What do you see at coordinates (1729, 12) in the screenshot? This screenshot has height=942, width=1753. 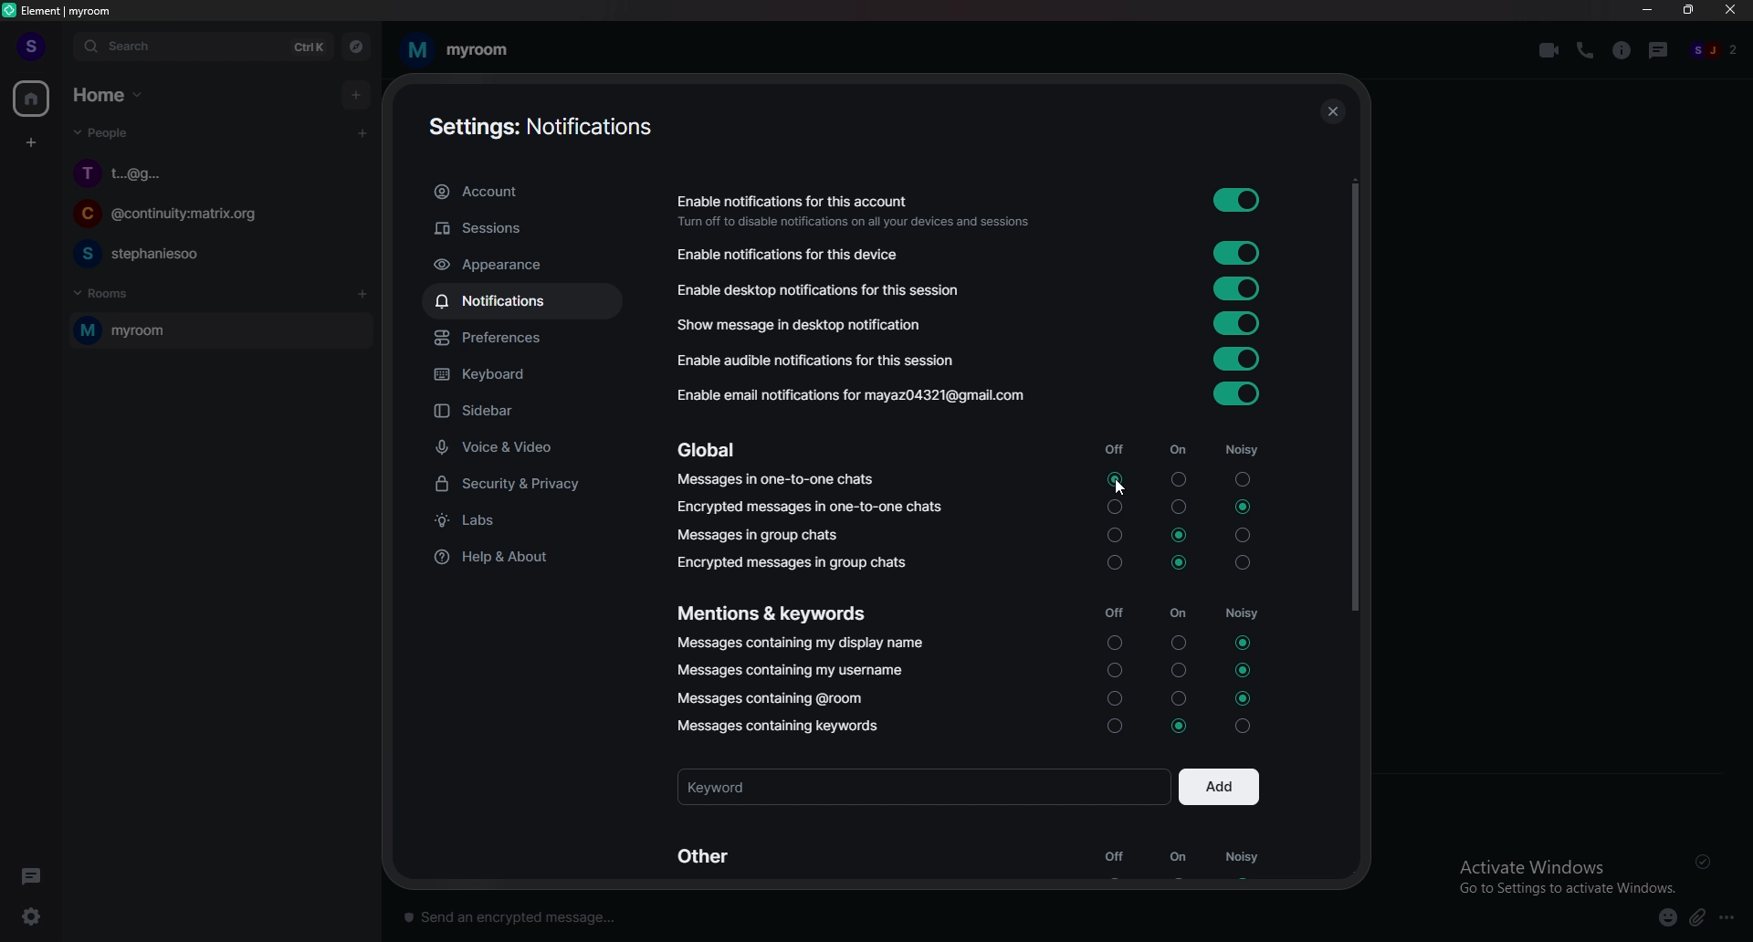 I see `close` at bounding box center [1729, 12].